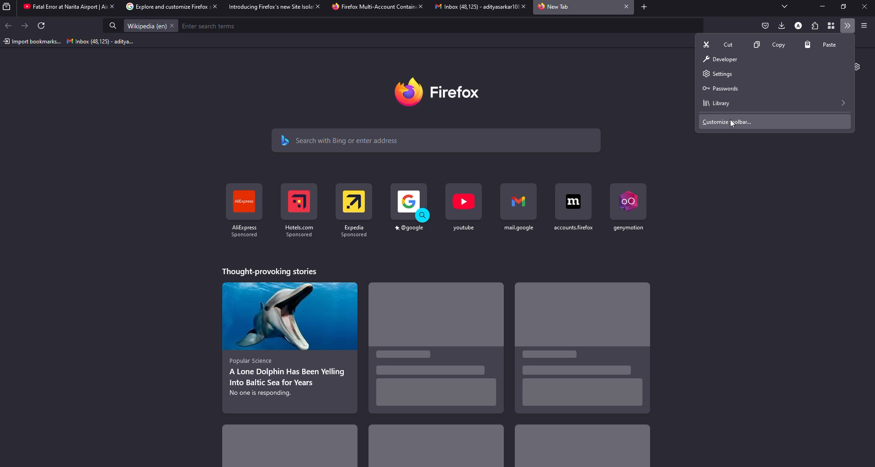  I want to click on library, so click(716, 103).